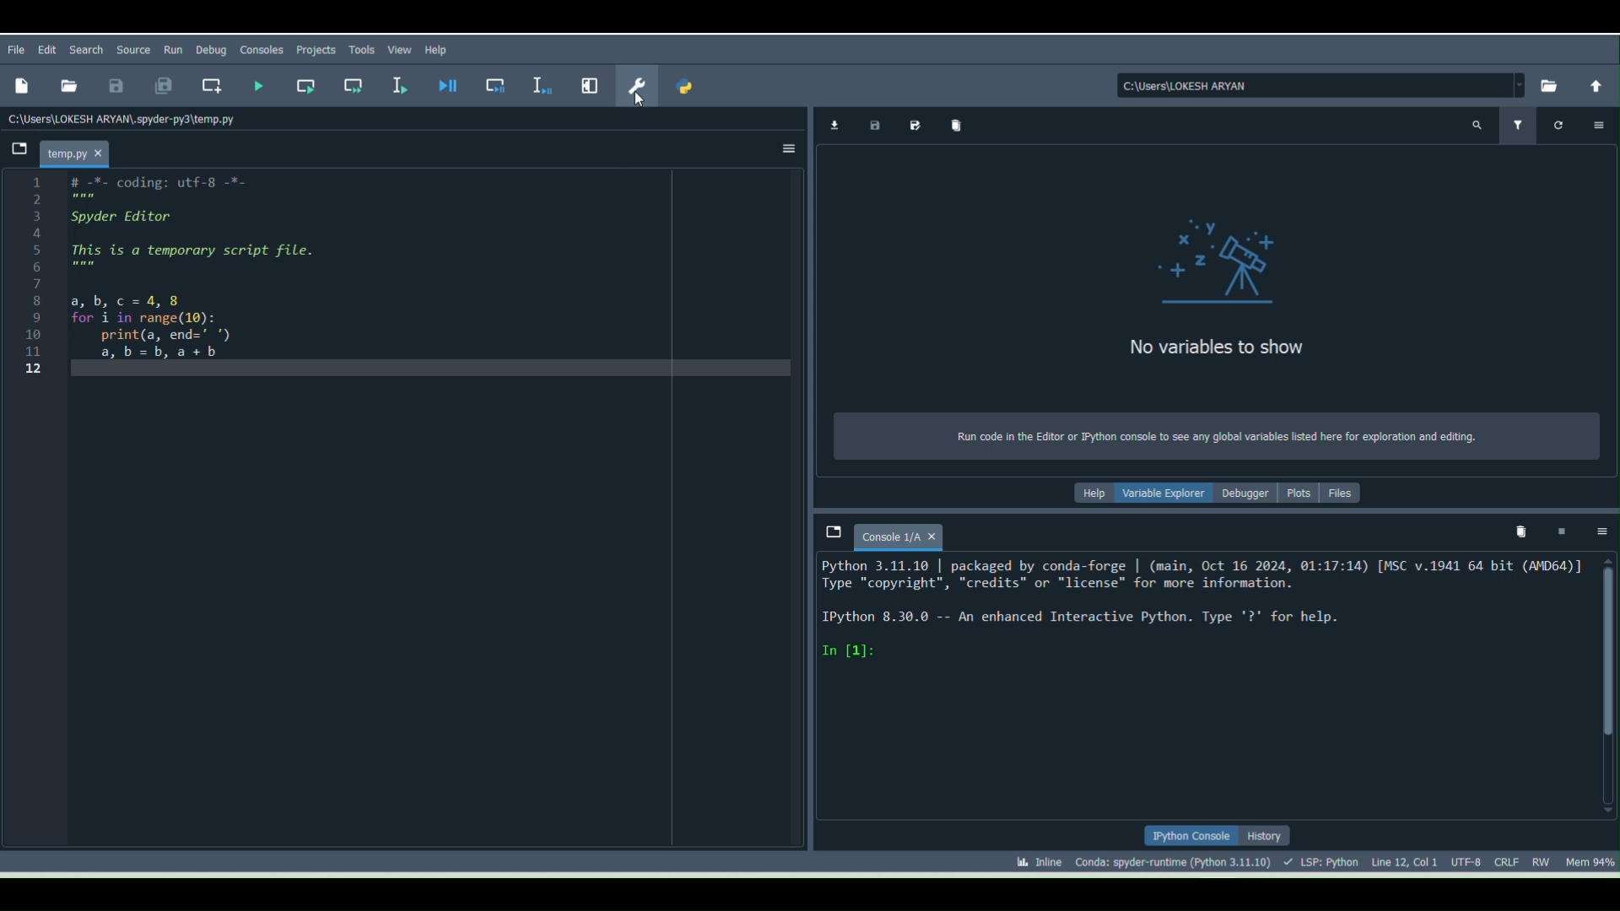  Describe the element at coordinates (1247, 493) in the screenshot. I see `Debugger` at that location.